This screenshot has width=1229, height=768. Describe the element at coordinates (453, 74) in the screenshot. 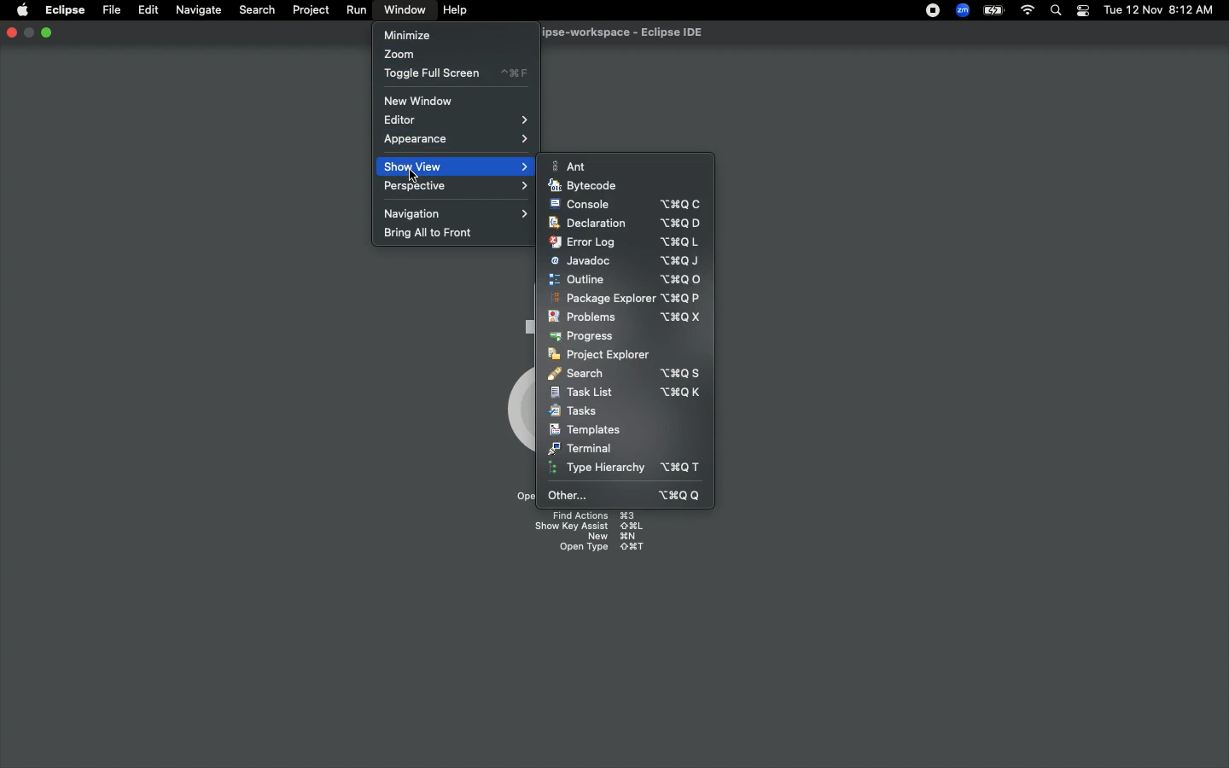

I see `Toggle full screen` at that location.